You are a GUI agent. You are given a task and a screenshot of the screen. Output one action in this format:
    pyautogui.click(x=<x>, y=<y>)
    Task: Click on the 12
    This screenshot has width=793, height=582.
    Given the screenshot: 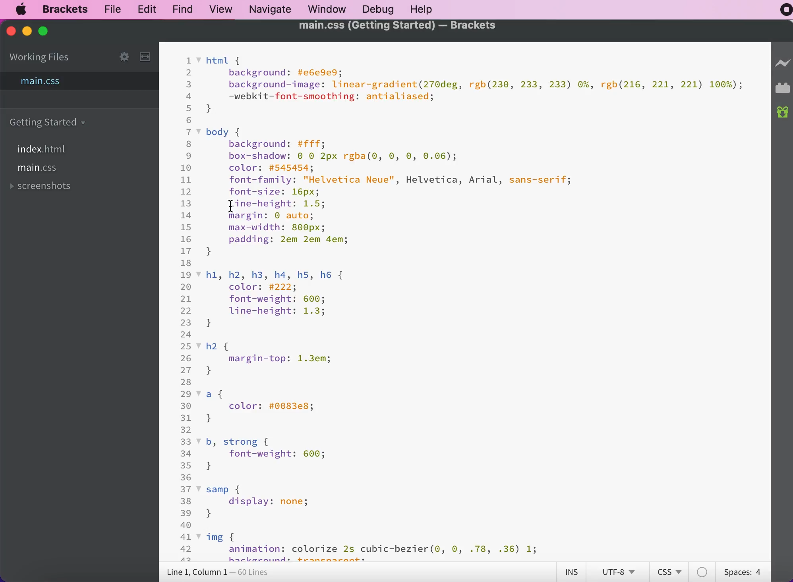 What is the action you would take?
    pyautogui.click(x=186, y=192)
    